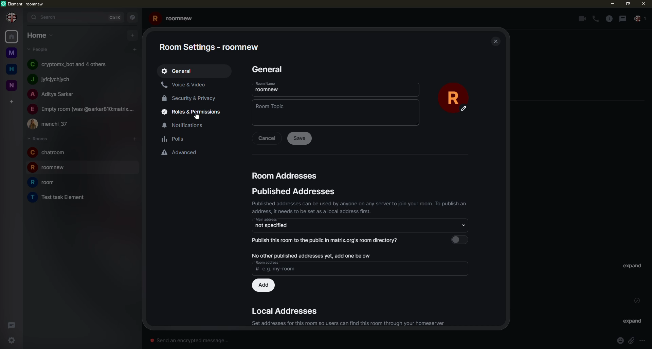  What do you see at coordinates (292, 192) in the screenshot?
I see `address` at bounding box center [292, 192].